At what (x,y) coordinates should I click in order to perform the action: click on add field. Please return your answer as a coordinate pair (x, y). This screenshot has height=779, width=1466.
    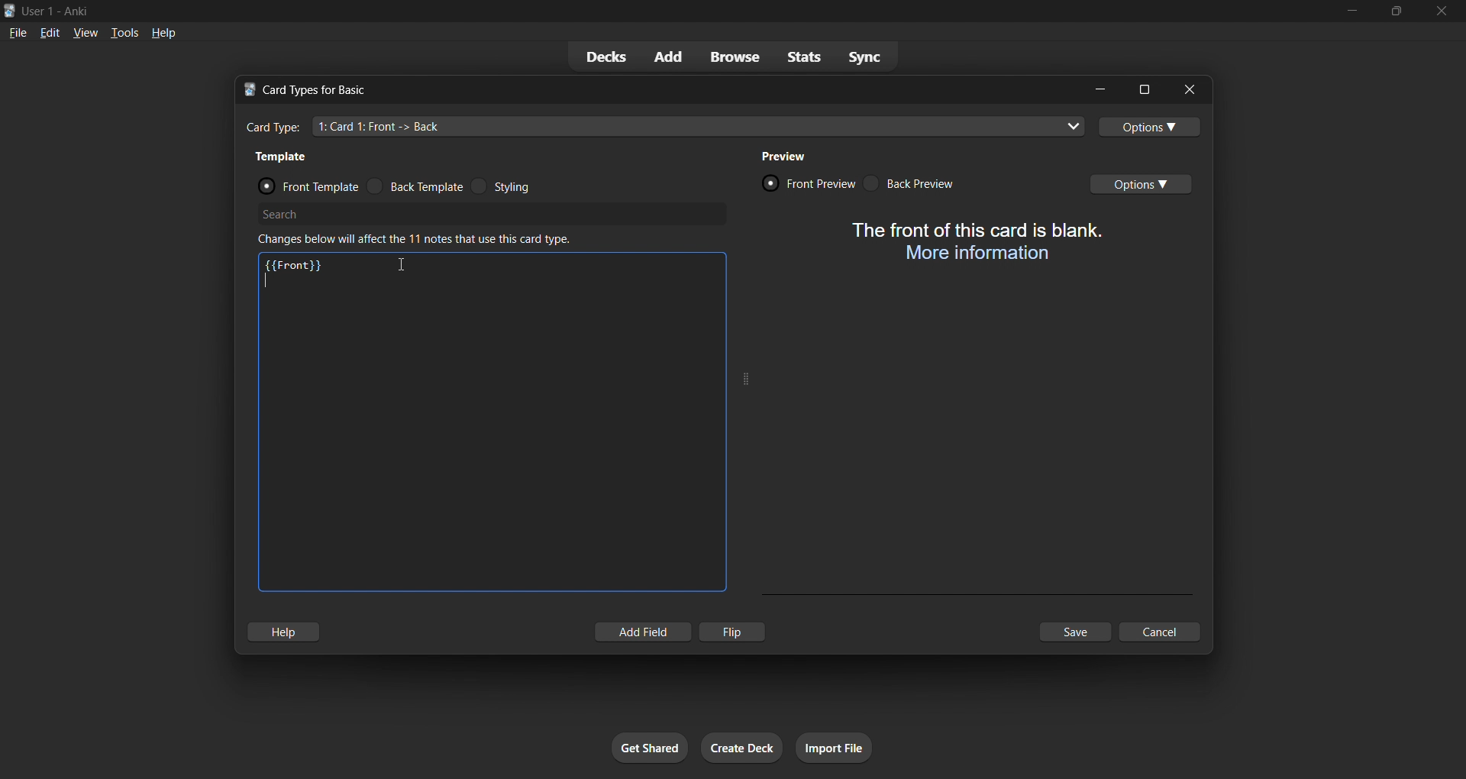
    Looking at the image, I should click on (641, 632).